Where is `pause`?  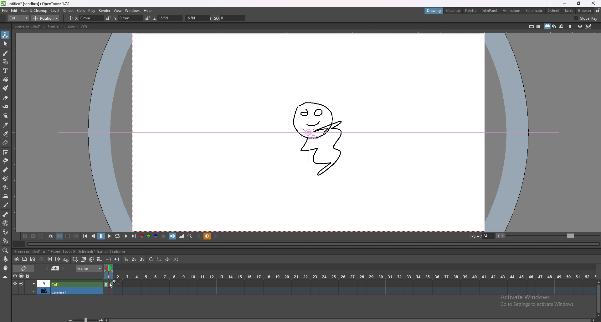
pause is located at coordinates (101, 236).